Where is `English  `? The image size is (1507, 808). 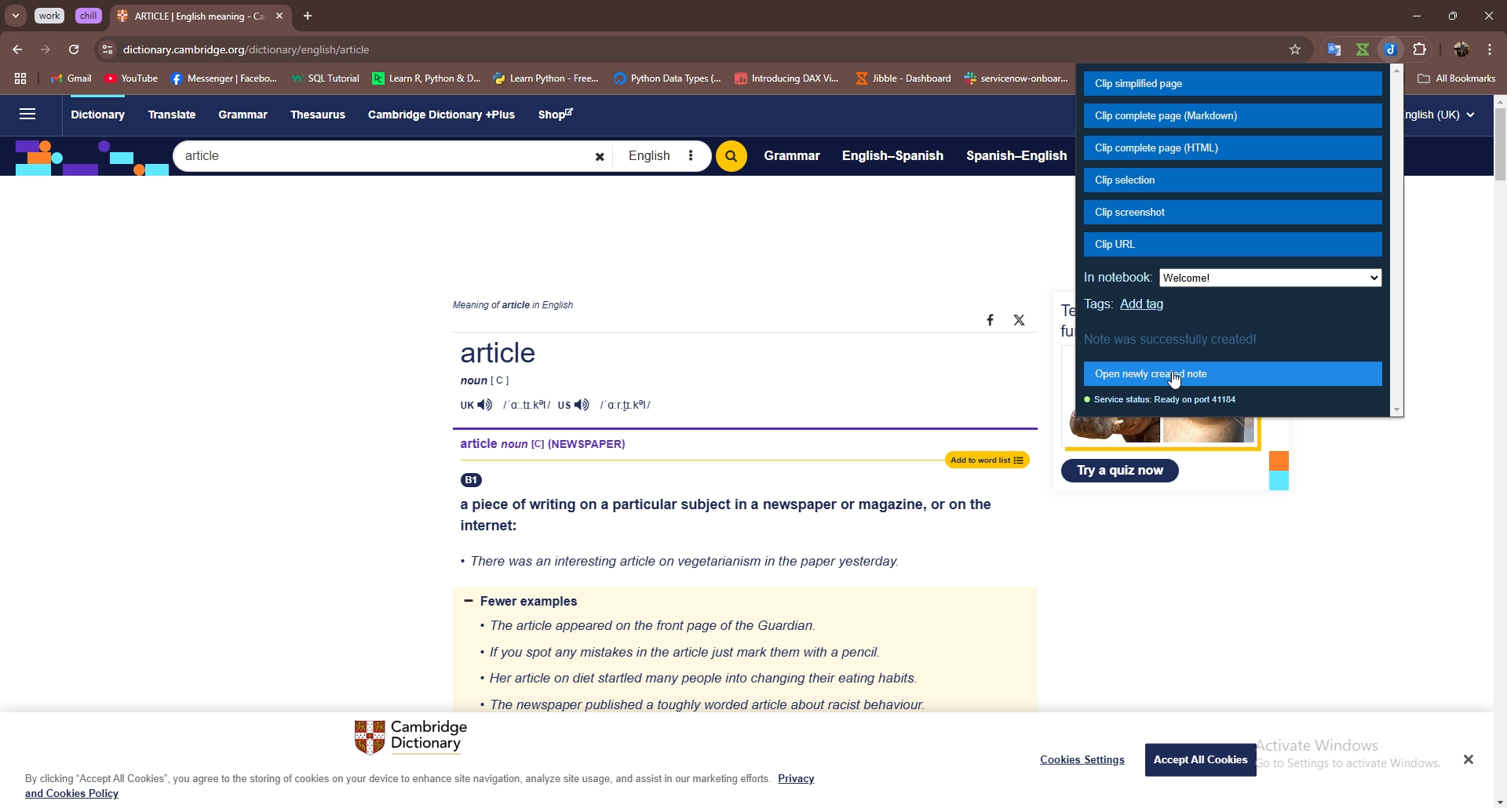 English   is located at coordinates (662, 156).